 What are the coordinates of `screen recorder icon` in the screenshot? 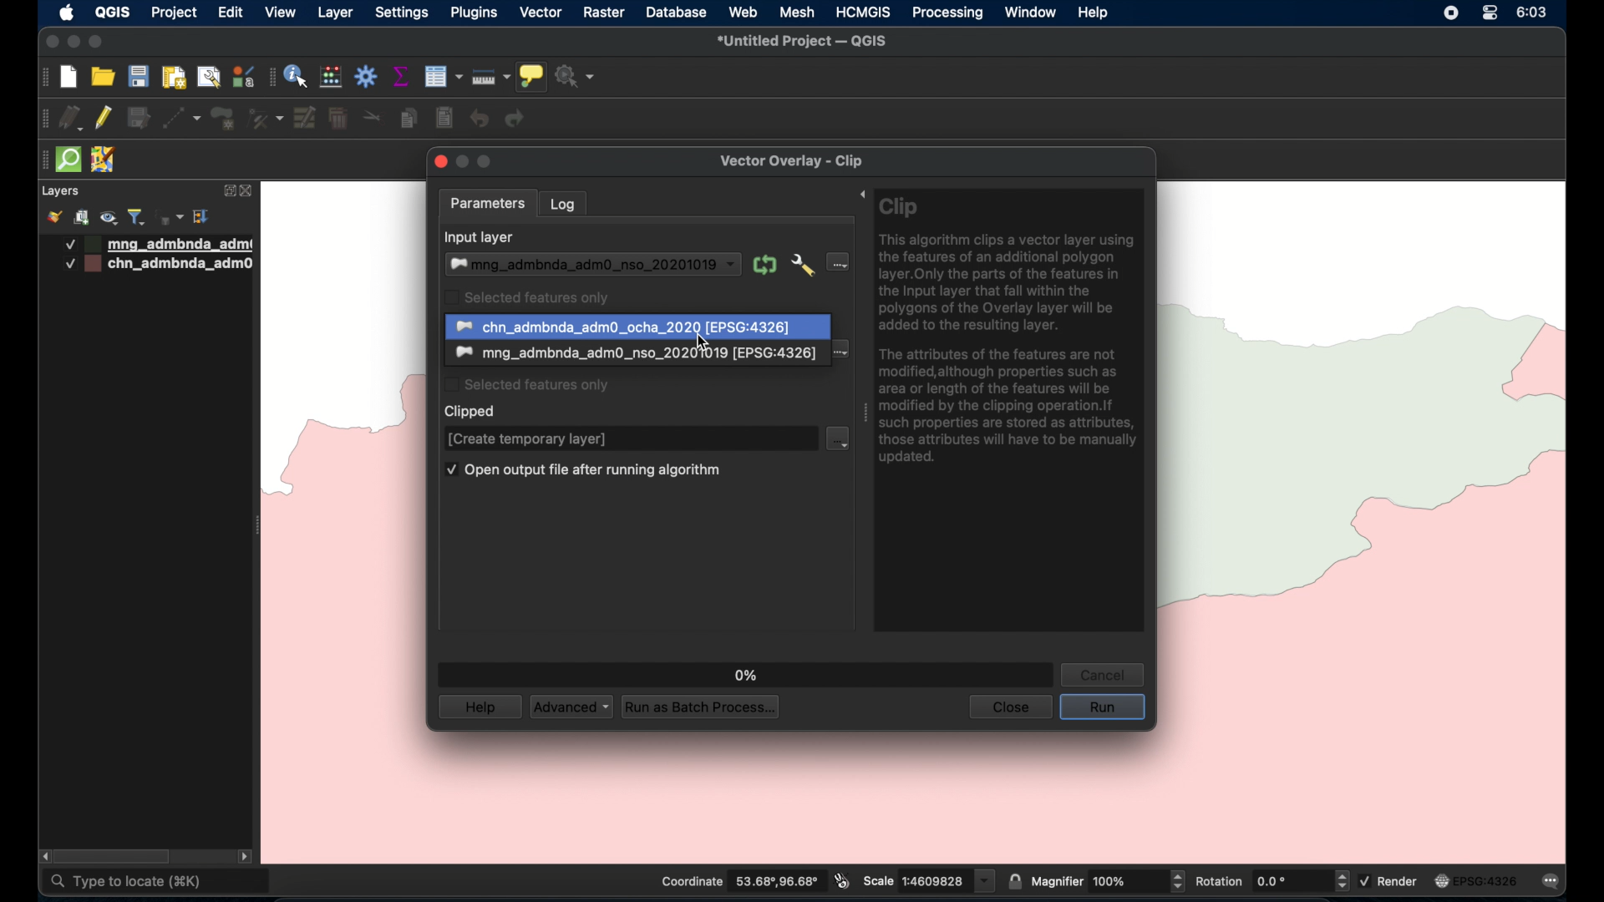 It's located at (1449, 13).